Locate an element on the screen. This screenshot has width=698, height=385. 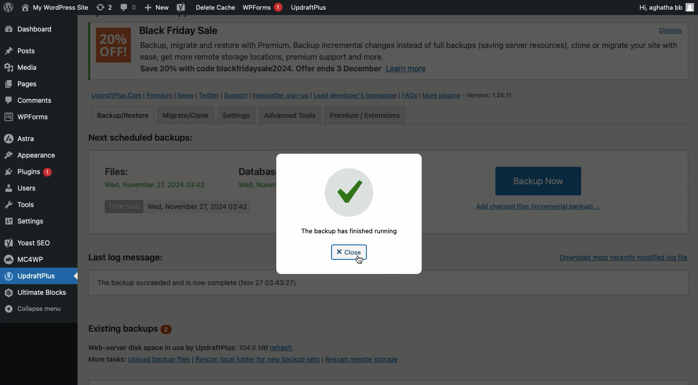
News is located at coordinates (186, 96).